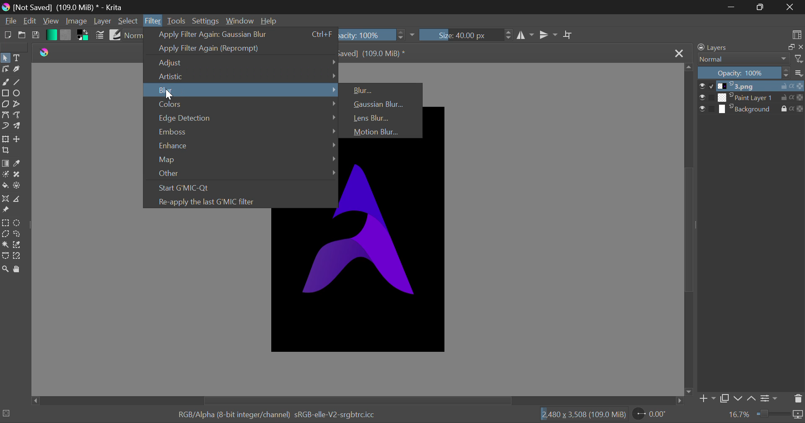 This screenshot has height=423, width=805. Describe the element at coordinates (5, 114) in the screenshot. I see `Bezier Curve` at that location.